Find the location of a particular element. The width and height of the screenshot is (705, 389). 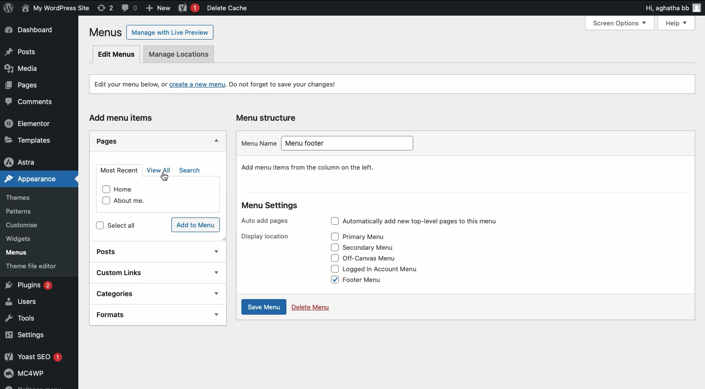

Help is located at coordinates (679, 22).